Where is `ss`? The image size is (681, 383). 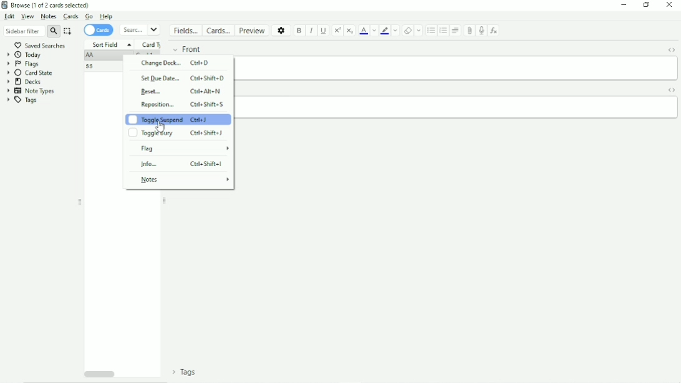 ss is located at coordinates (90, 66).